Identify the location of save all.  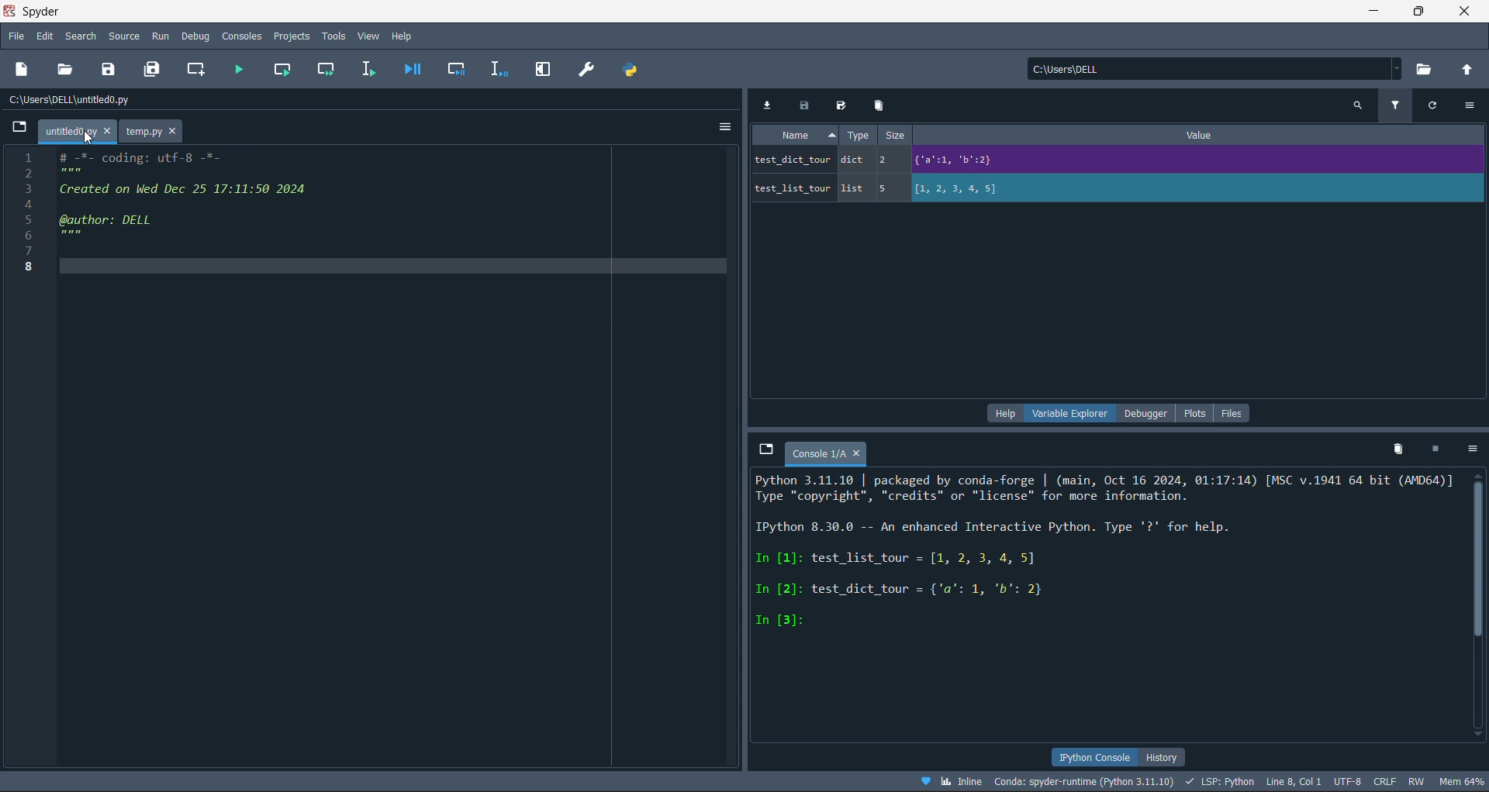
(156, 68).